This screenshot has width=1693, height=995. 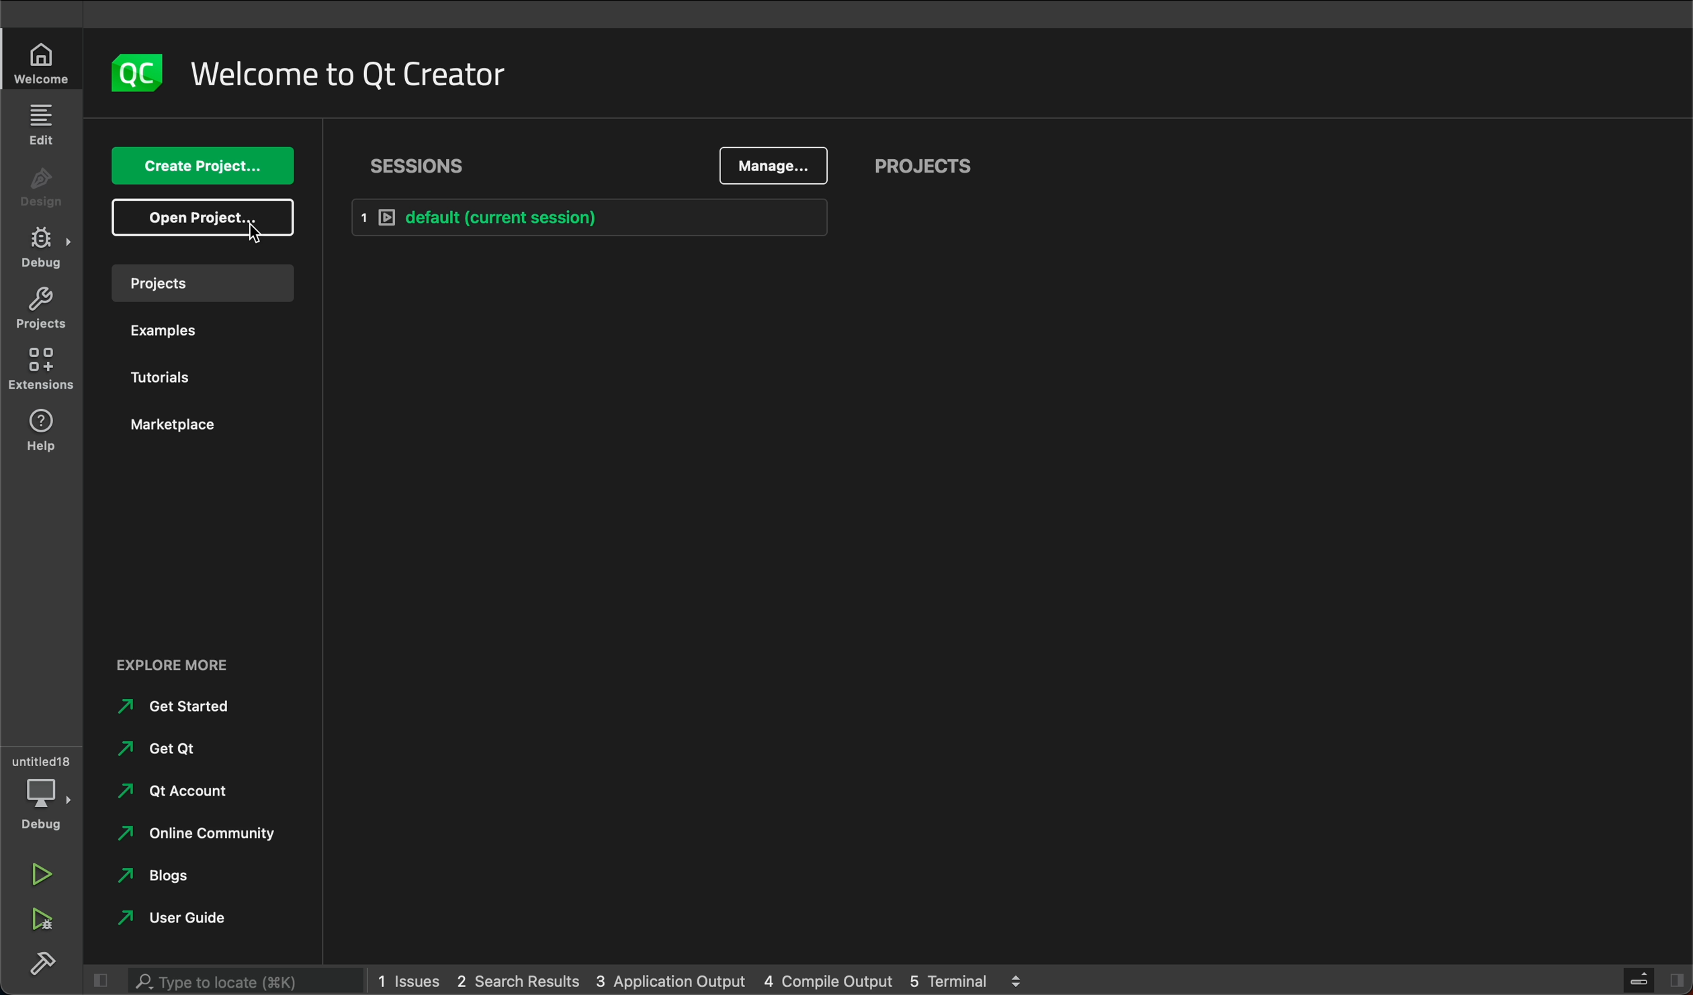 I want to click on type to search, so click(x=245, y=980).